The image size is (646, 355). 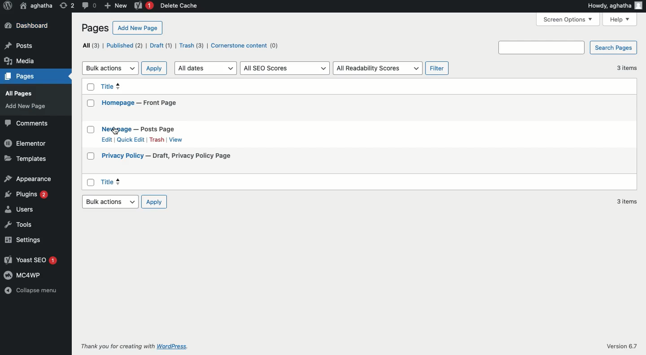 What do you see at coordinates (33, 290) in the screenshot?
I see `Collapse menu` at bounding box center [33, 290].